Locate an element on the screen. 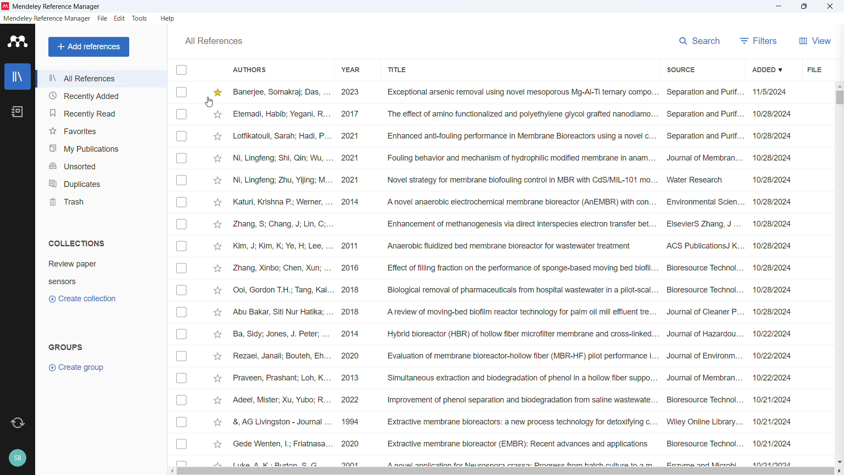 The image size is (844, 475). Collections  is located at coordinates (76, 243).